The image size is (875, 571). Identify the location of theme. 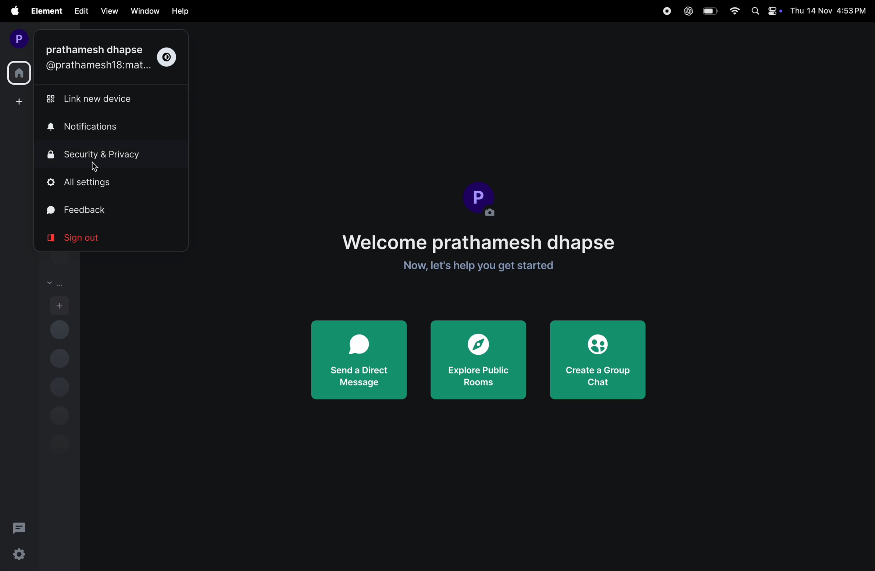
(170, 57).